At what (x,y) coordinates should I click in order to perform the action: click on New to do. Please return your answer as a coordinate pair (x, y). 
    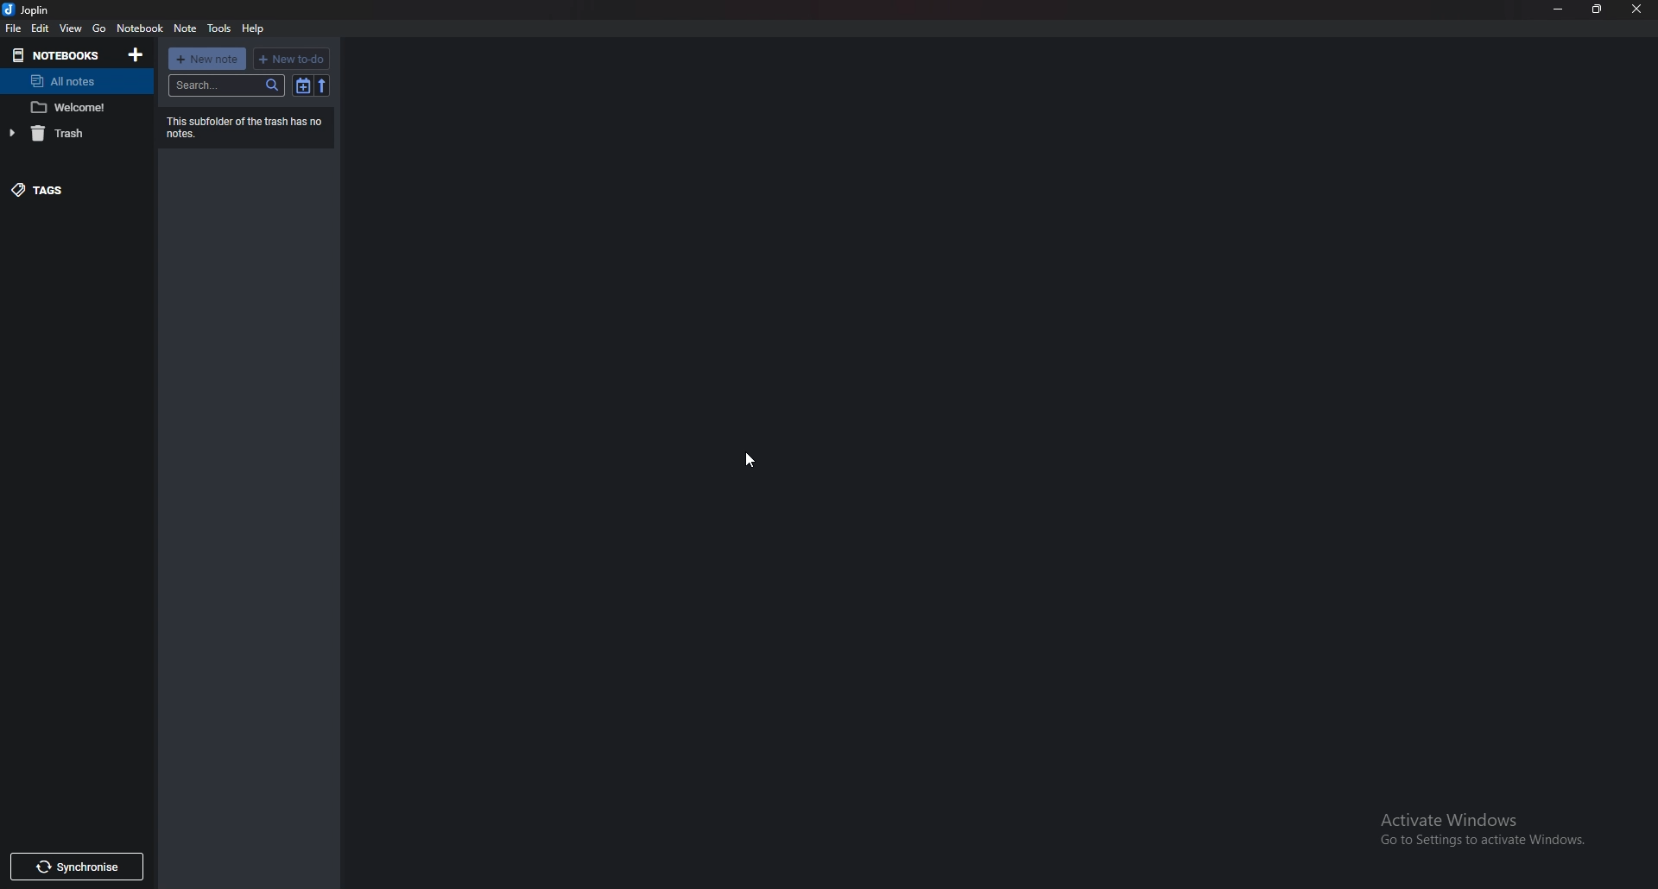
    Looking at the image, I should click on (292, 59).